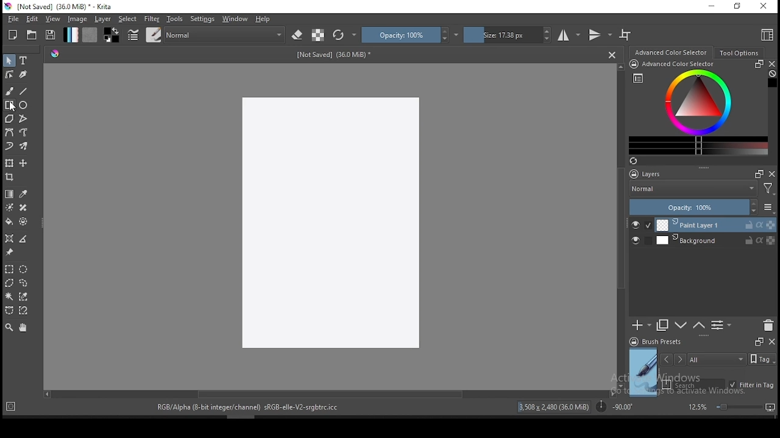  I want to click on Image, so click(330, 223).